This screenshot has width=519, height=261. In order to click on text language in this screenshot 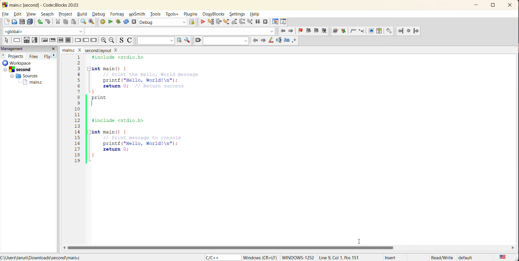, I will do `click(502, 257)`.